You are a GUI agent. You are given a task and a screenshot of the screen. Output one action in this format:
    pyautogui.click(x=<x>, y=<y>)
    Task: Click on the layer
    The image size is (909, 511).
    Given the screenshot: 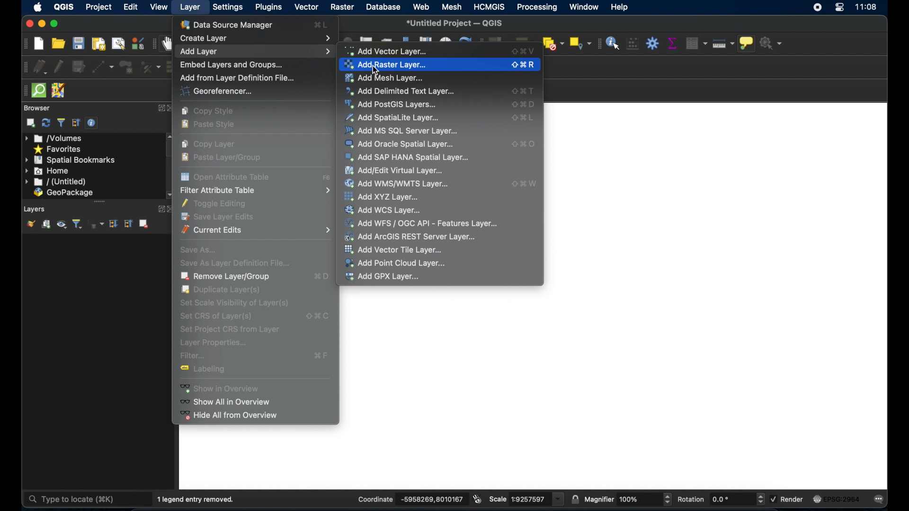 What is the action you would take?
    pyautogui.click(x=192, y=9)
    